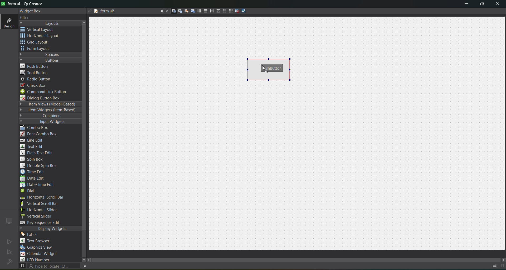  Describe the element at coordinates (300, 258) in the screenshot. I see `scroll bar` at that location.